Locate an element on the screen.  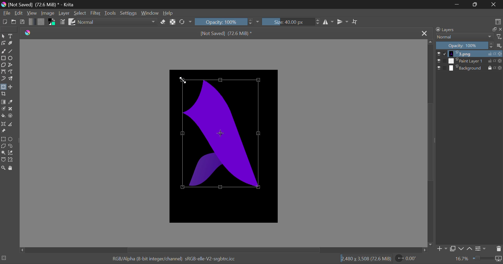
Lock Alpha is located at coordinates (173, 22).